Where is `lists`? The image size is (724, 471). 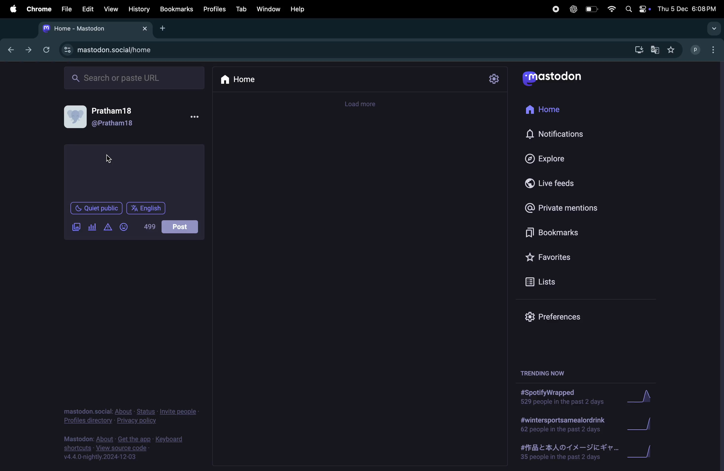
lists is located at coordinates (551, 281).